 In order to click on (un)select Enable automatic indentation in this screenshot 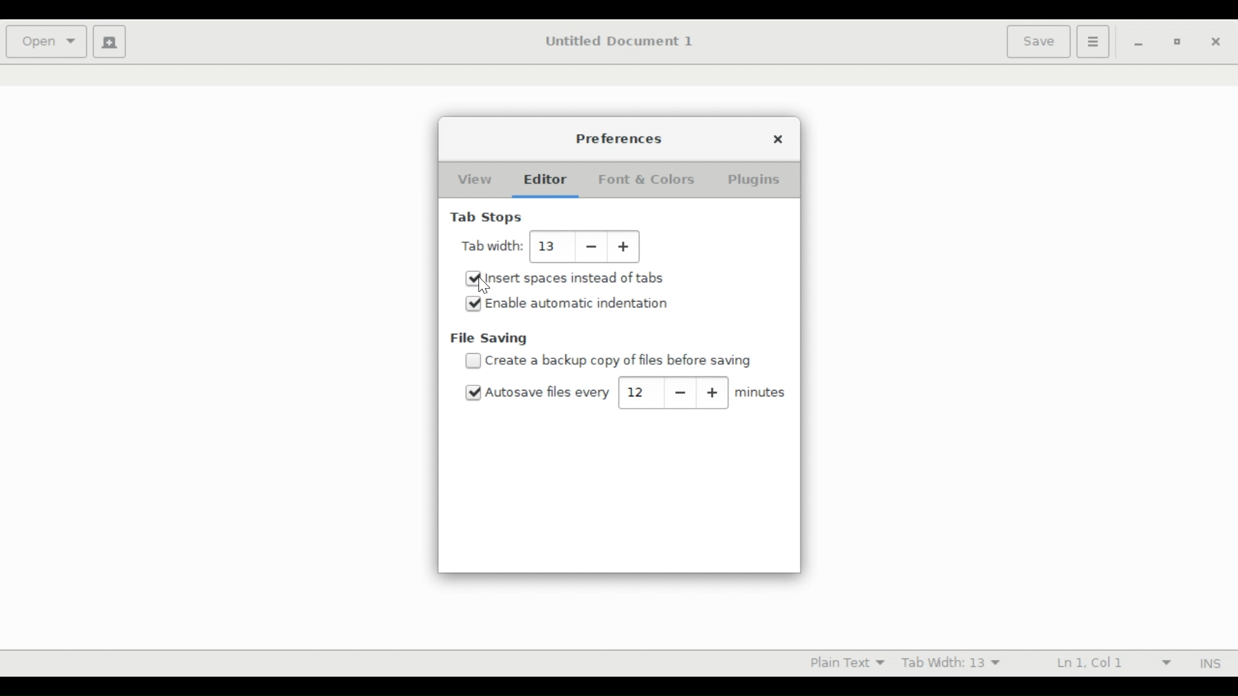, I will do `click(577, 303)`.